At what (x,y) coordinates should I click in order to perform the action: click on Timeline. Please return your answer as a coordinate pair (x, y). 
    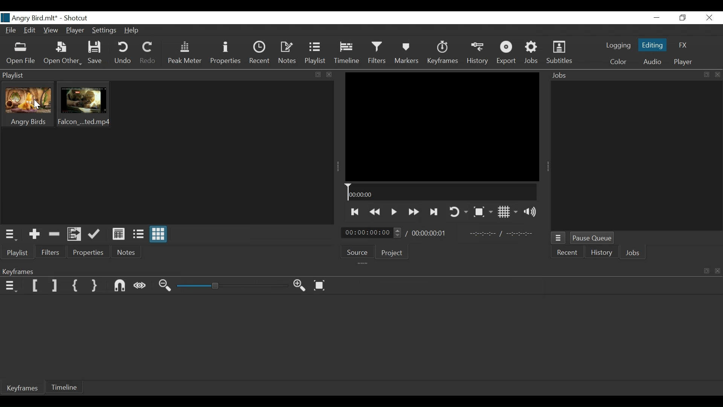
    Looking at the image, I should click on (442, 193).